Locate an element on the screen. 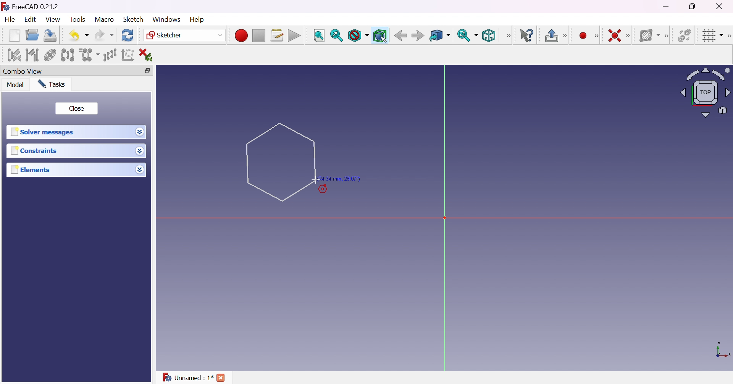 Image resolution: width=733 pixels, height=384 pixels. Preview is located at coordinates (327, 190).